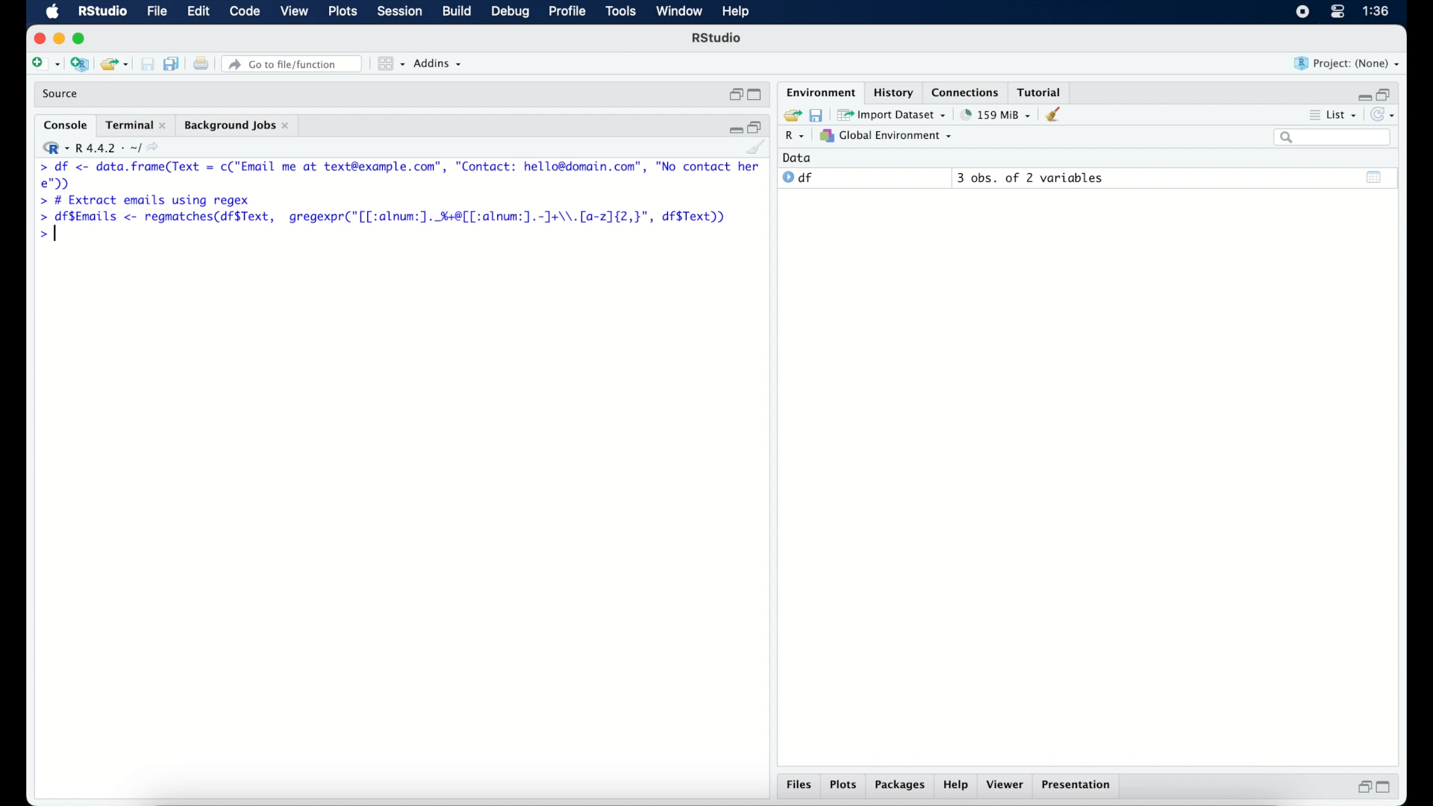 The height and width of the screenshot is (806, 1433). I want to click on debug, so click(511, 13).